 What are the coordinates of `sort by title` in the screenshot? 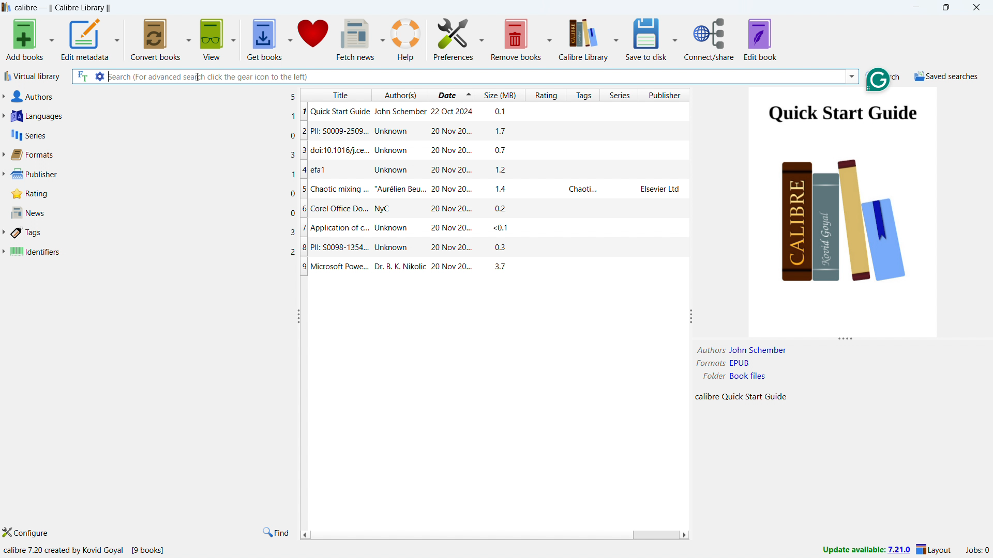 It's located at (337, 94).